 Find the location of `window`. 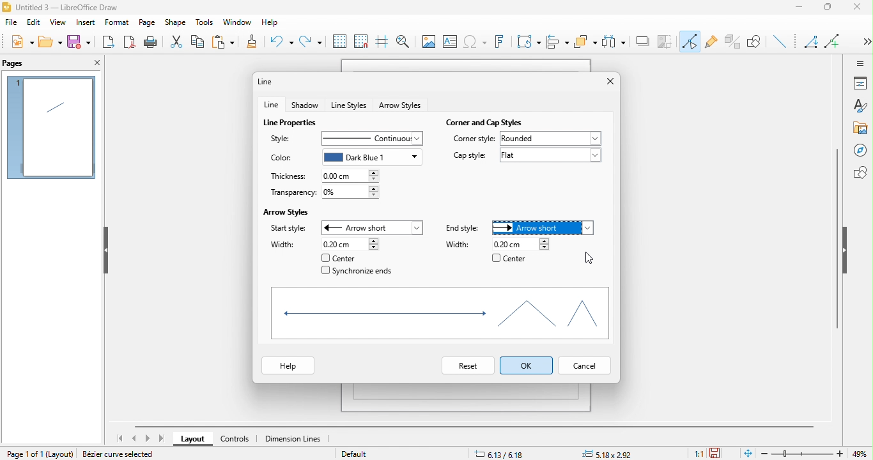

window is located at coordinates (235, 23).